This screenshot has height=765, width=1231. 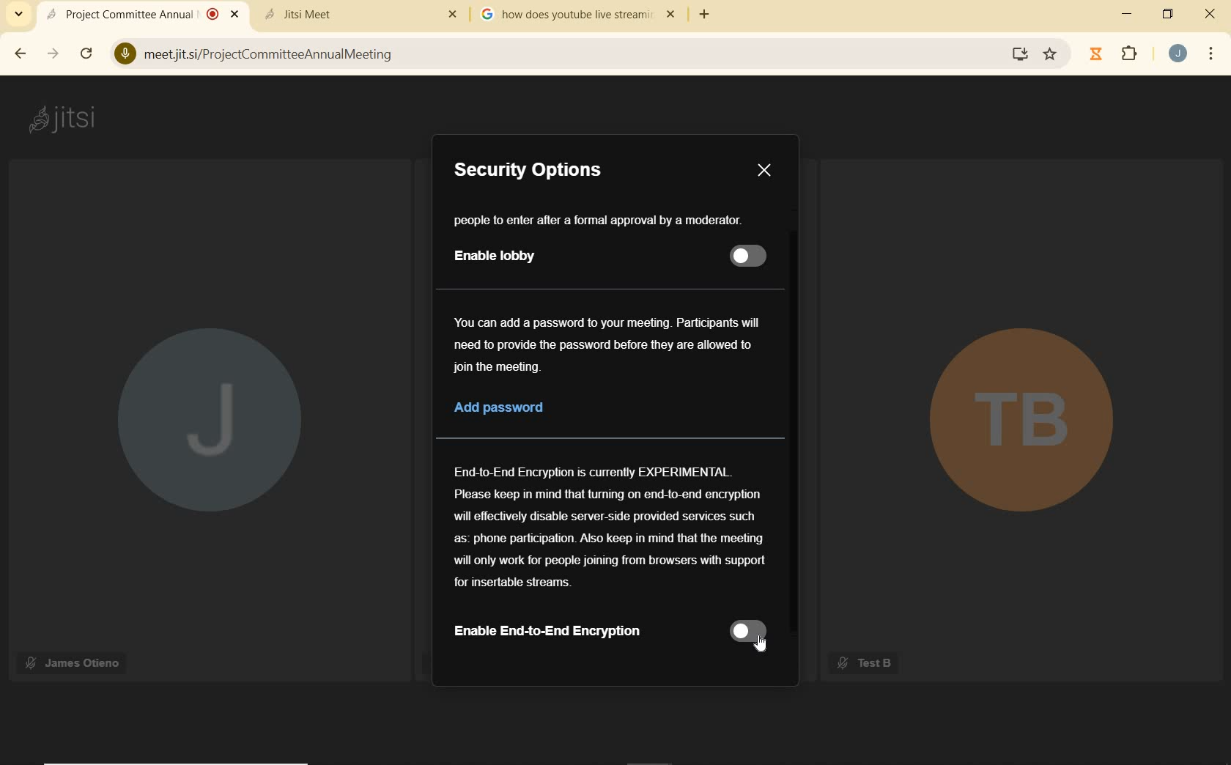 What do you see at coordinates (512, 408) in the screenshot?
I see `Add password` at bounding box center [512, 408].